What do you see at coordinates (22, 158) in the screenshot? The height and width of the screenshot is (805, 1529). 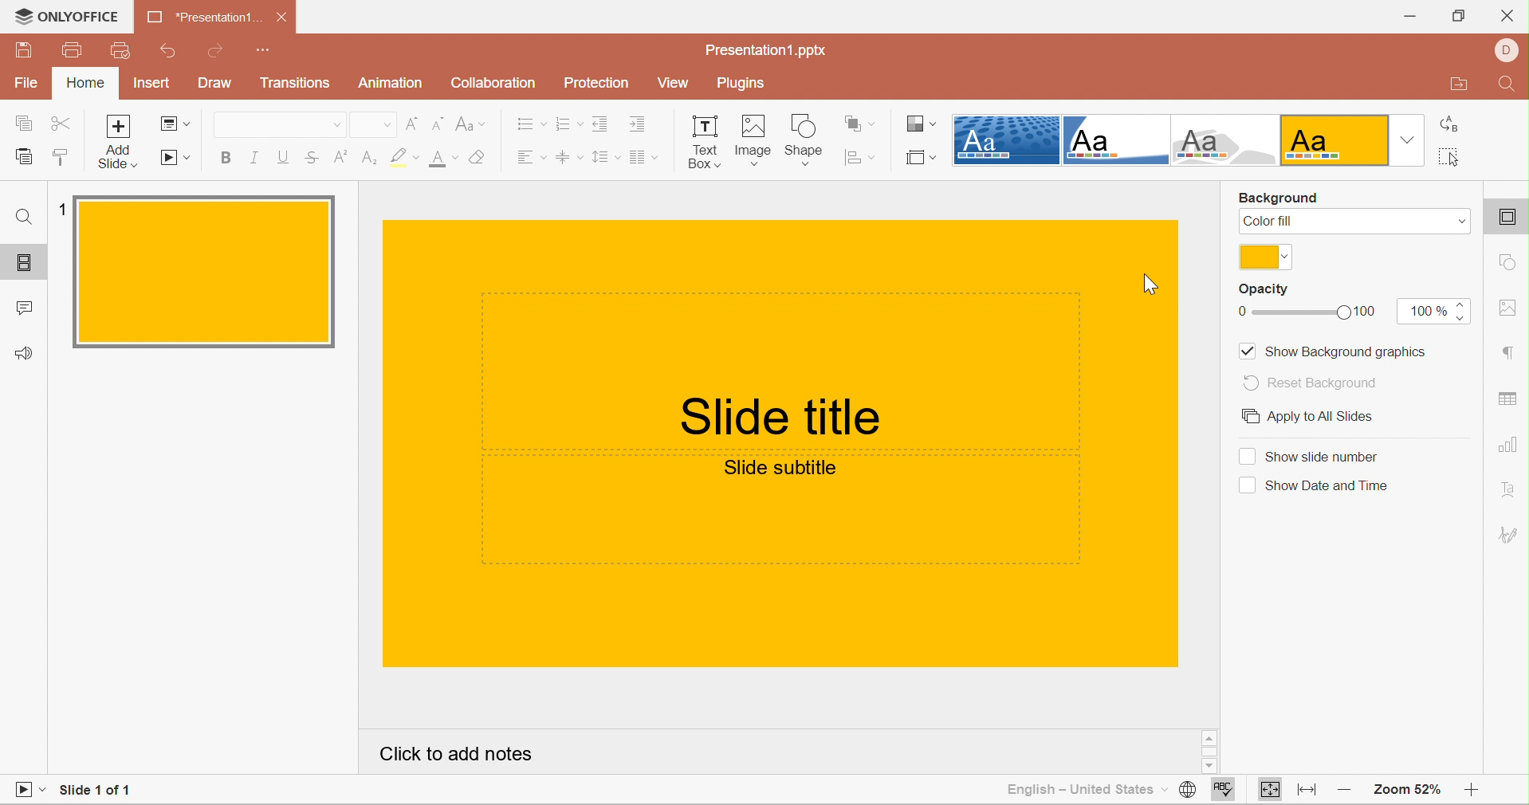 I see `Paste` at bounding box center [22, 158].